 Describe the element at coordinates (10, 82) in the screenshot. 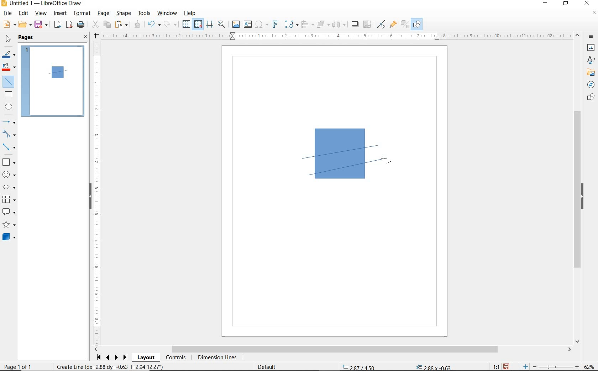

I see `INSERT LINE` at that location.